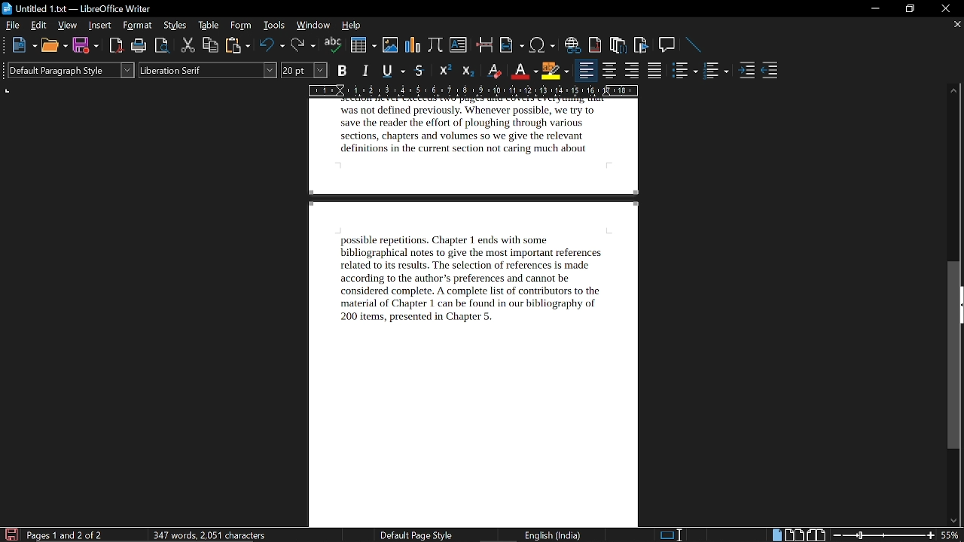 The image size is (964, 542). I want to click on eraser, so click(495, 70).